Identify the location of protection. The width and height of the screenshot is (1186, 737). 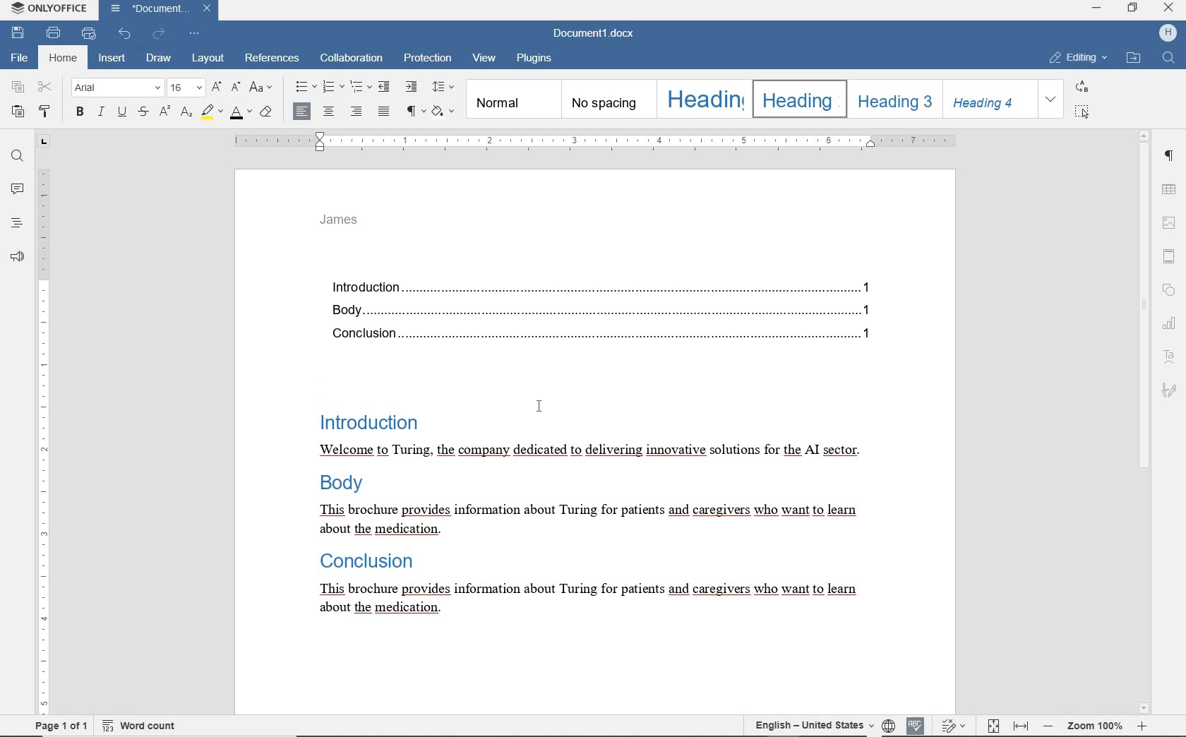
(428, 60).